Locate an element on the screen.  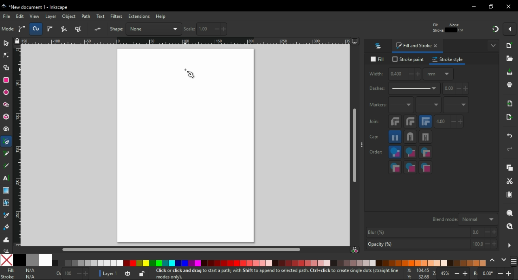
minimize is located at coordinates (474, 7).